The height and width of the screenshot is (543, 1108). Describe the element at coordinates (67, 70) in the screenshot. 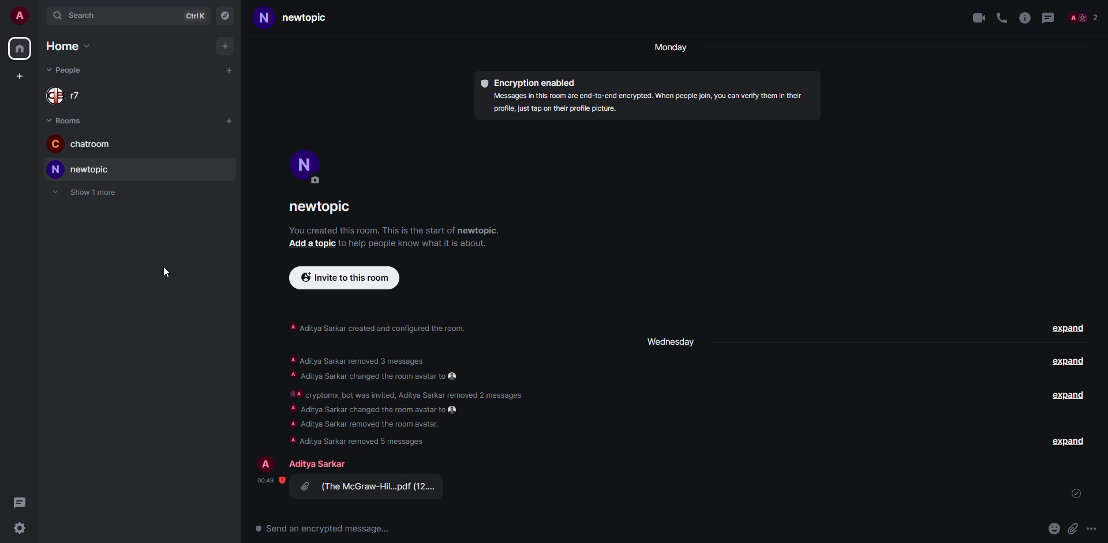

I see `people` at that location.